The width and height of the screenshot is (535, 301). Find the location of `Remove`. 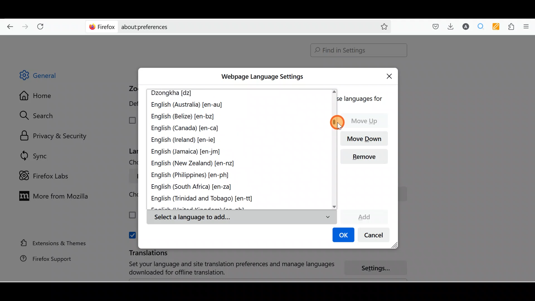

Remove is located at coordinates (366, 158).